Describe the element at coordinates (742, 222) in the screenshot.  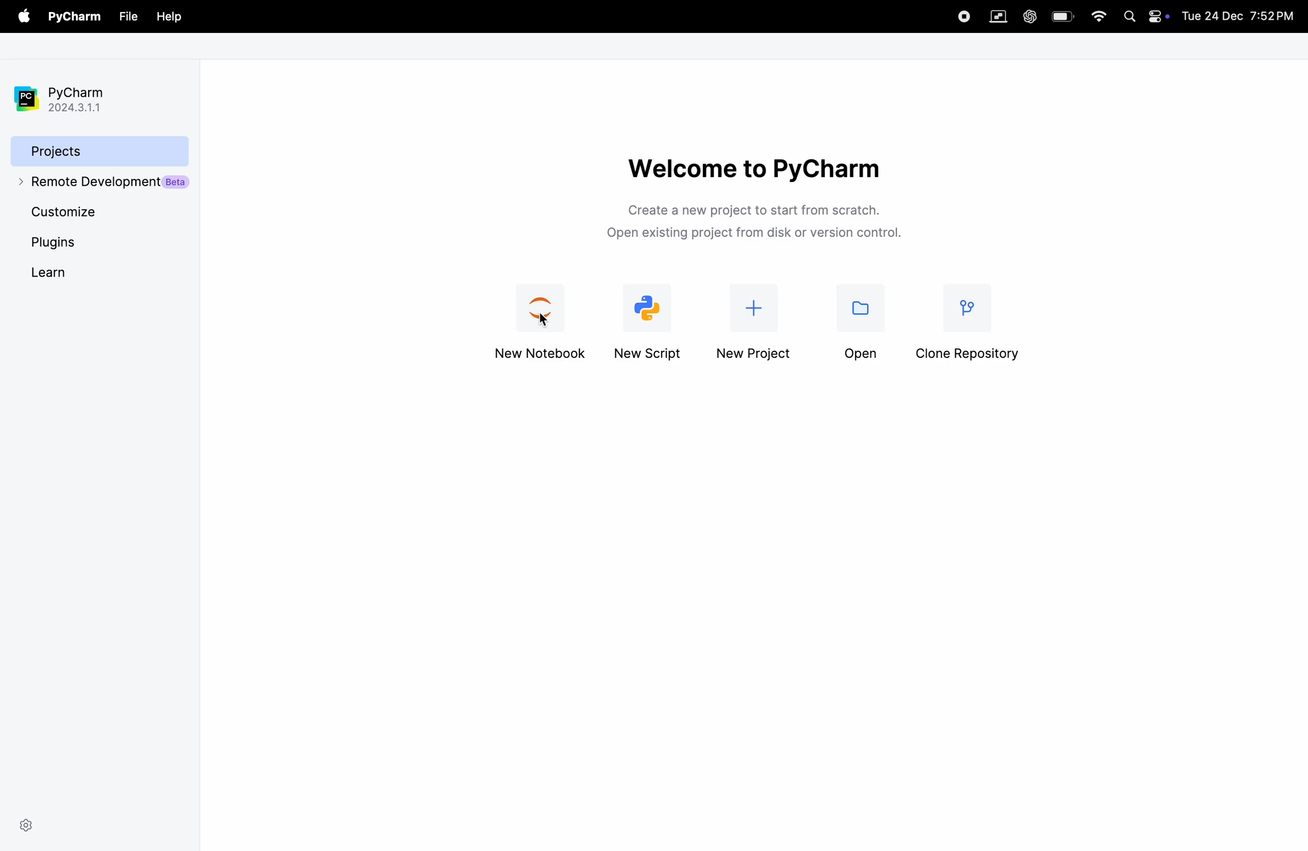
I see `Create a new project to start from scratch. Open existing project from disk or version control.` at that location.